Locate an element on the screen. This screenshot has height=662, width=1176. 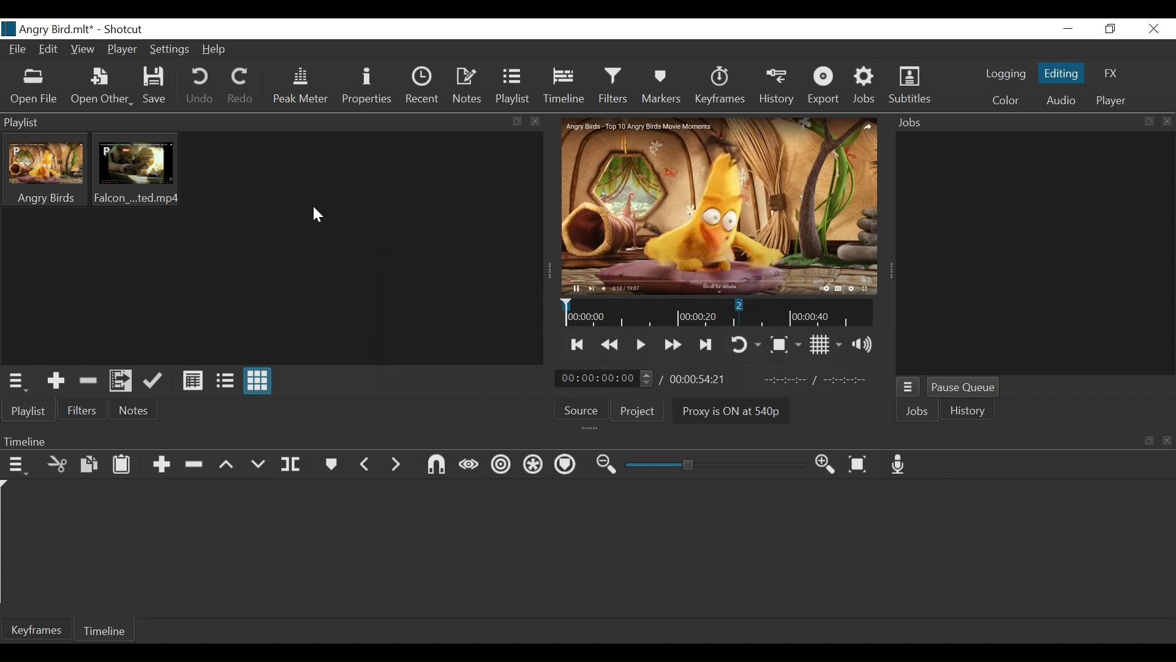
View as Files is located at coordinates (190, 381).